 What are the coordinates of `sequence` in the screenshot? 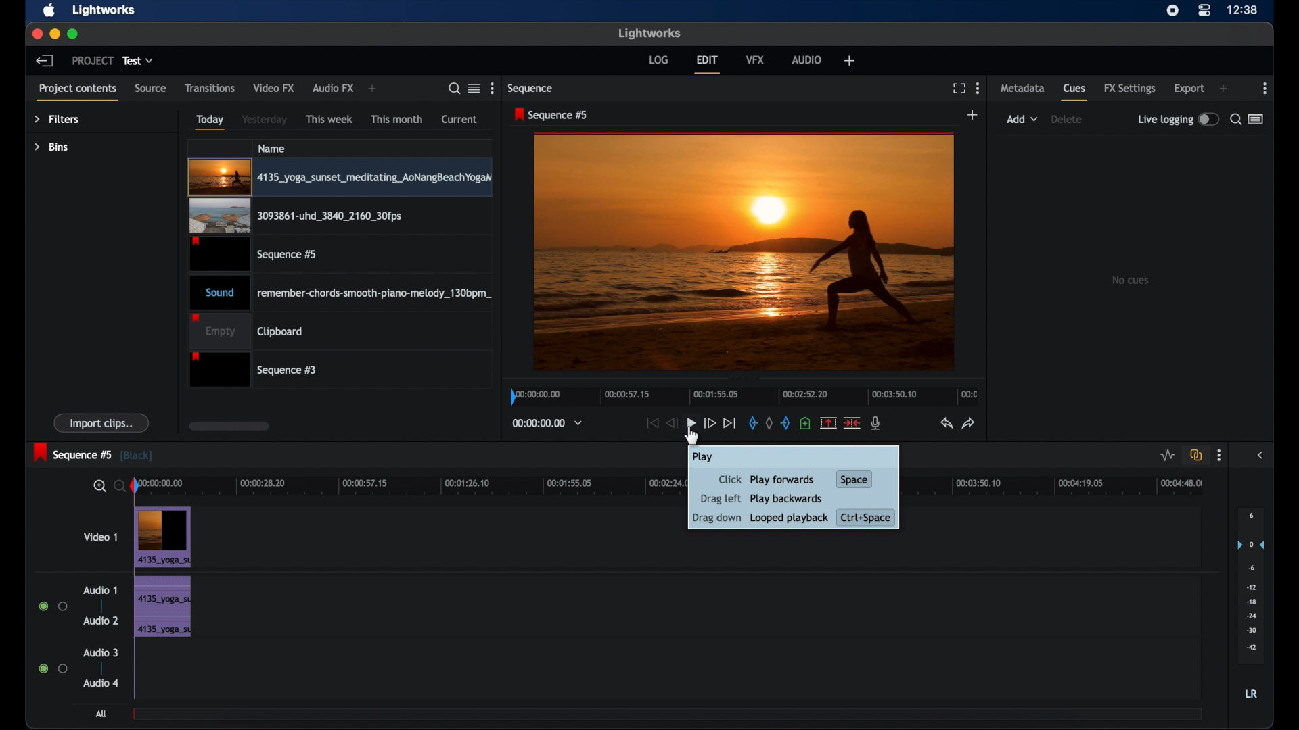 It's located at (532, 89).